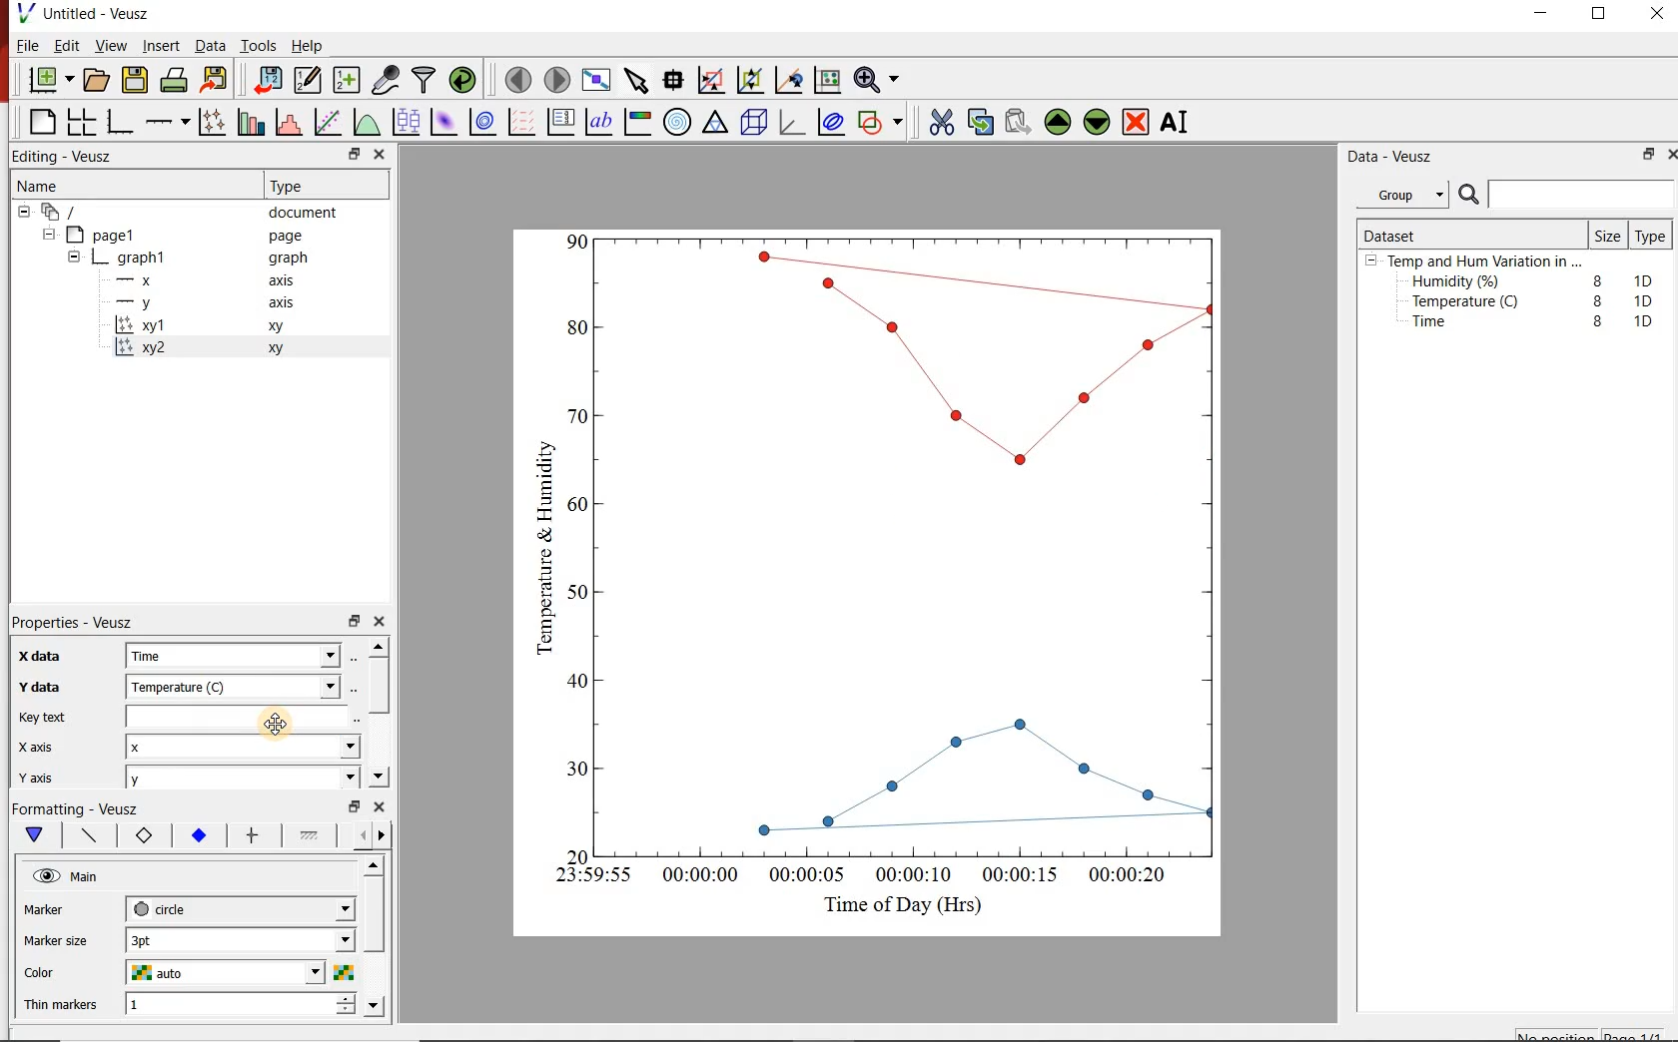  What do you see at coordinates (516, 80) in the screenshot?
I see `move to the previous page` at bounding box center [516, 80].